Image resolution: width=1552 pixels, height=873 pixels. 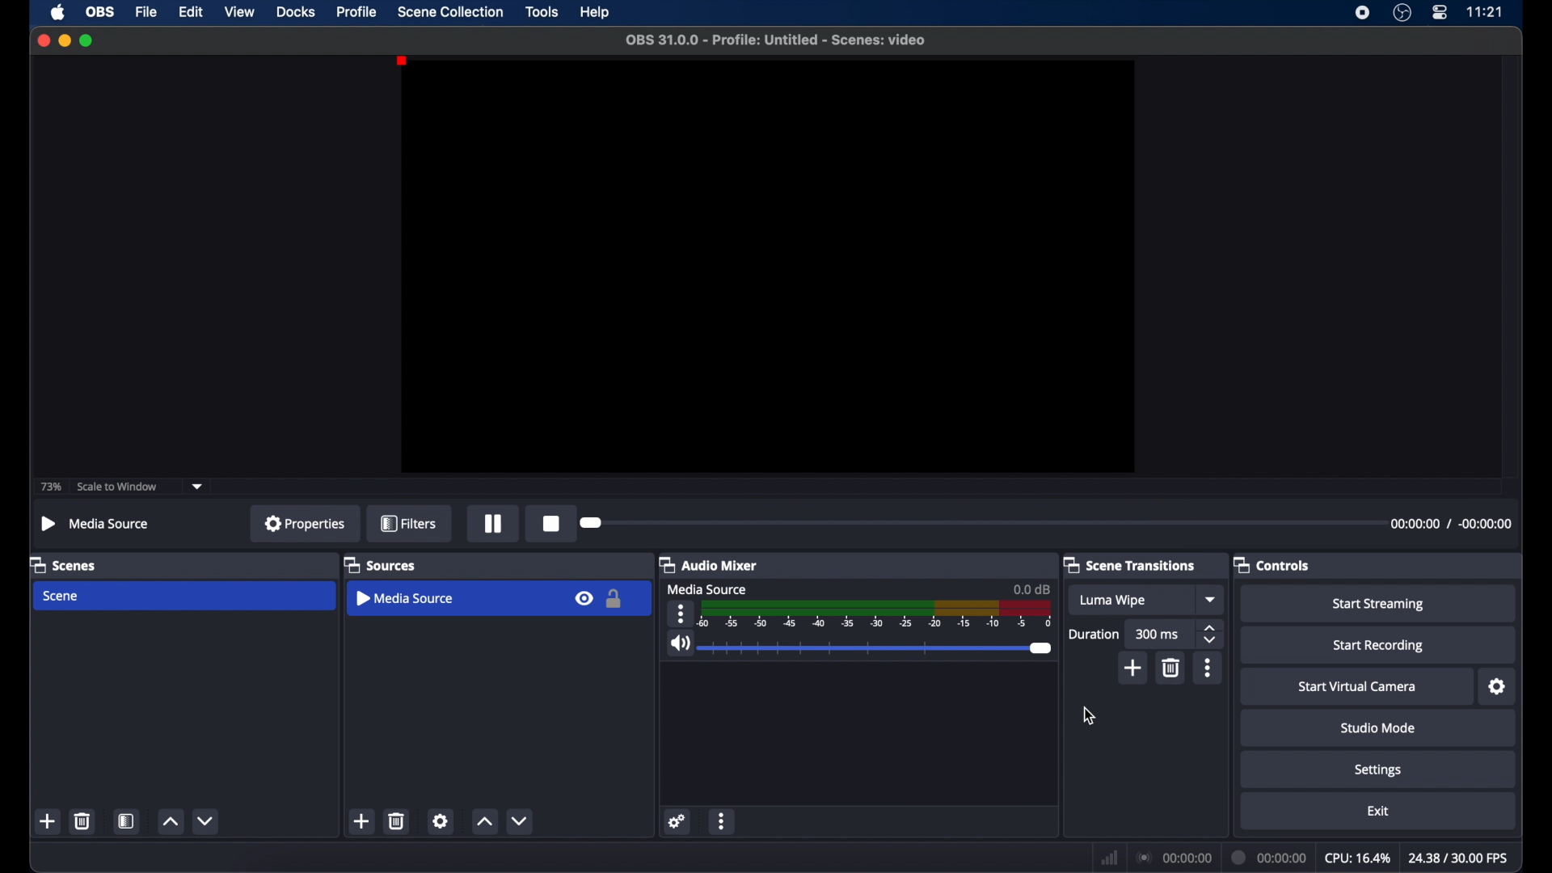 What do you see at coordinates (1358, 858) in the screenshot?
I see `cpu` at bounding box center [1358, 858].